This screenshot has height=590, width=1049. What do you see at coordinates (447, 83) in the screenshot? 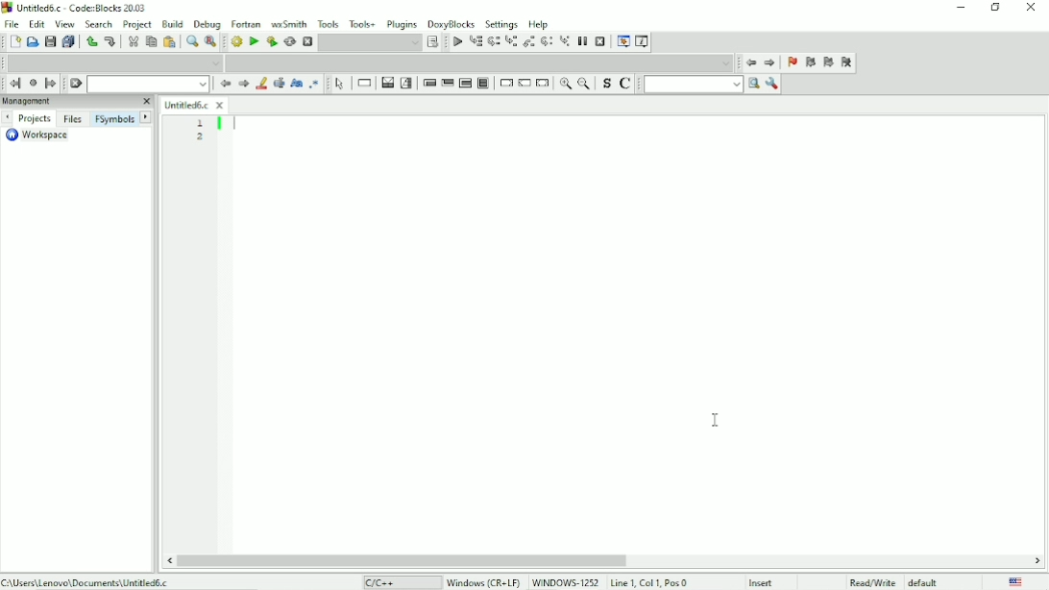
I see `Exit-condition loop` at bounding box center [447, 83].